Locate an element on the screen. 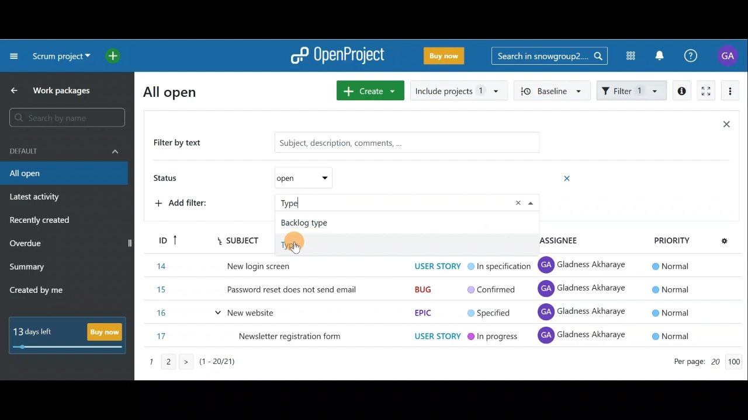  Activate zen mode is located at coordinates (705, 92).